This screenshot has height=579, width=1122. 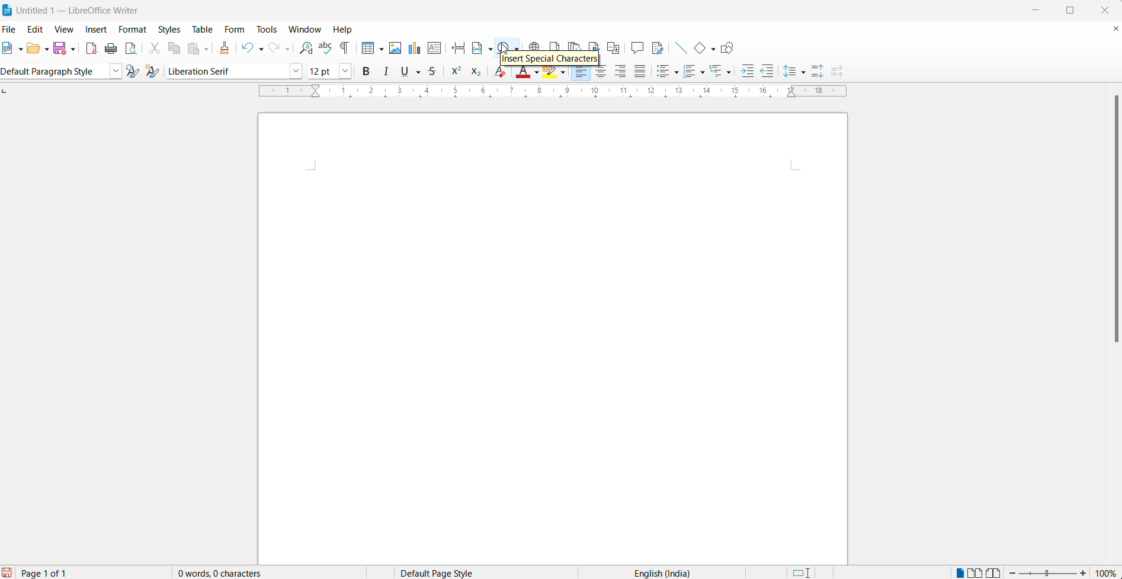 What do you see at coordinates (457, 72) in the screenshot?
I see `superscript` at bounding box center [457, 72].